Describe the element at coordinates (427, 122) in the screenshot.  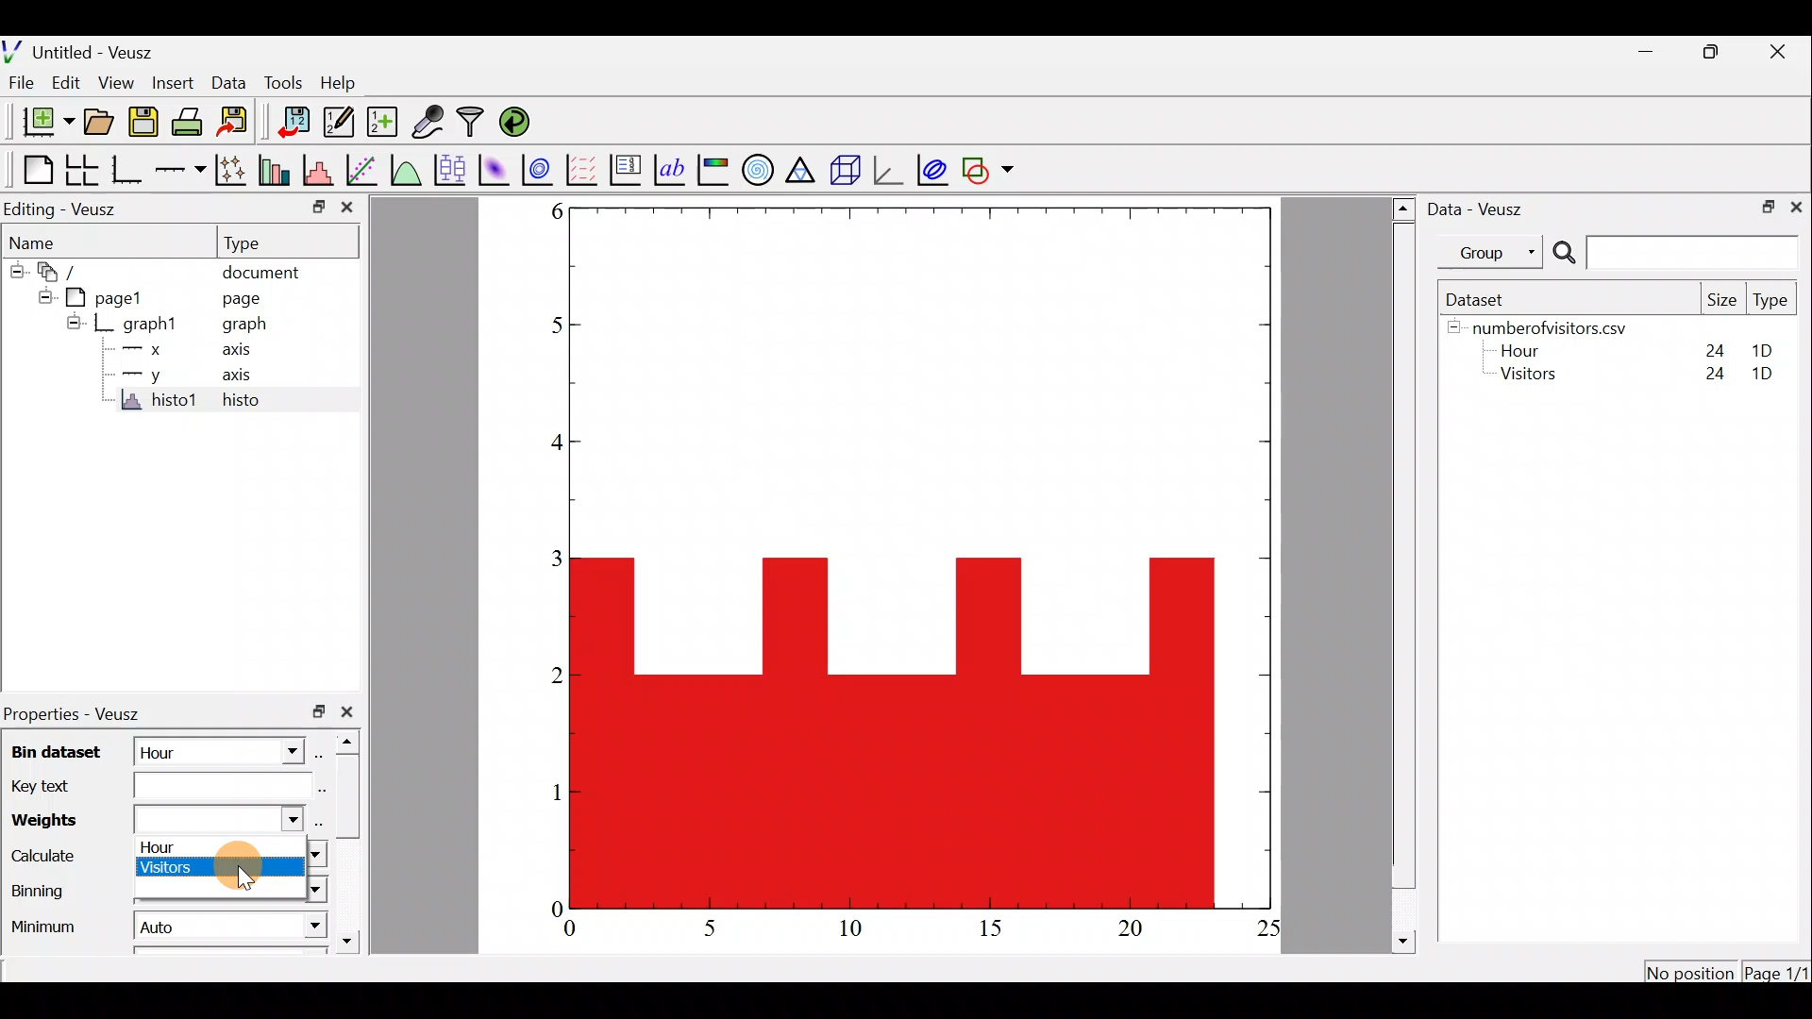
I see `capture remote data` at that location.